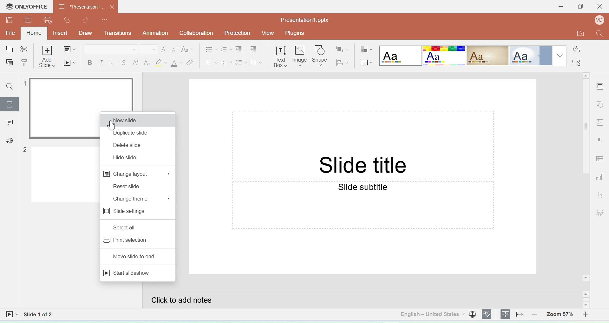 The width and height of the screenshot is (609, 323). What do you see at coordinates (320, 56) in the screenshot?
I see `Insert shape` at bounding box center [320, 56].